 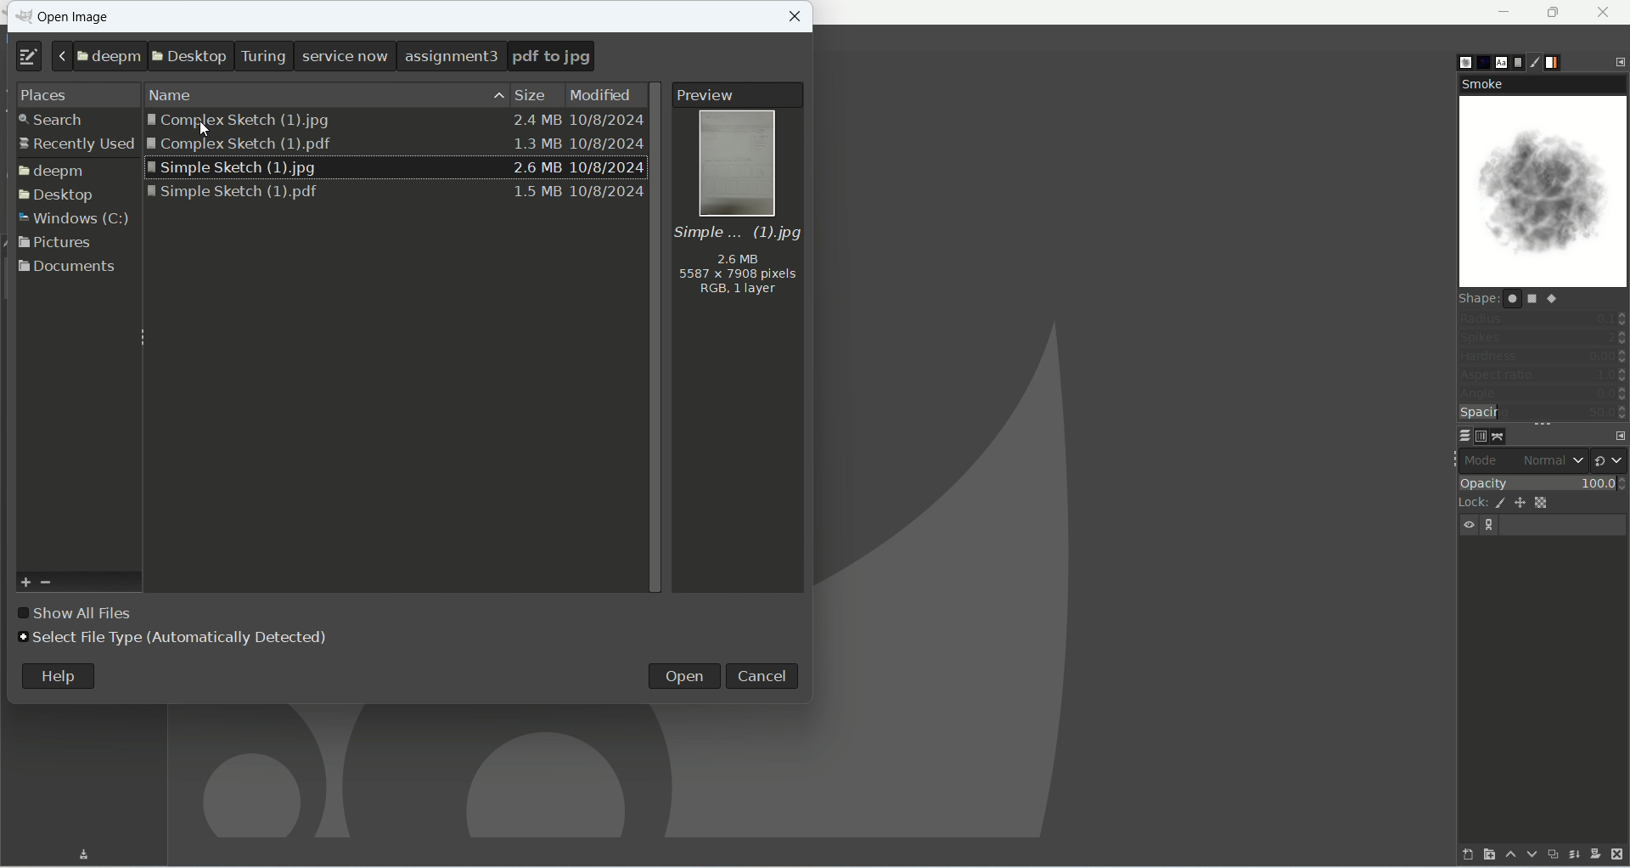 What do you see at coordinates (1543, 335) in the screenshot?
I see `spikes` at bounding box center [1543, 335].